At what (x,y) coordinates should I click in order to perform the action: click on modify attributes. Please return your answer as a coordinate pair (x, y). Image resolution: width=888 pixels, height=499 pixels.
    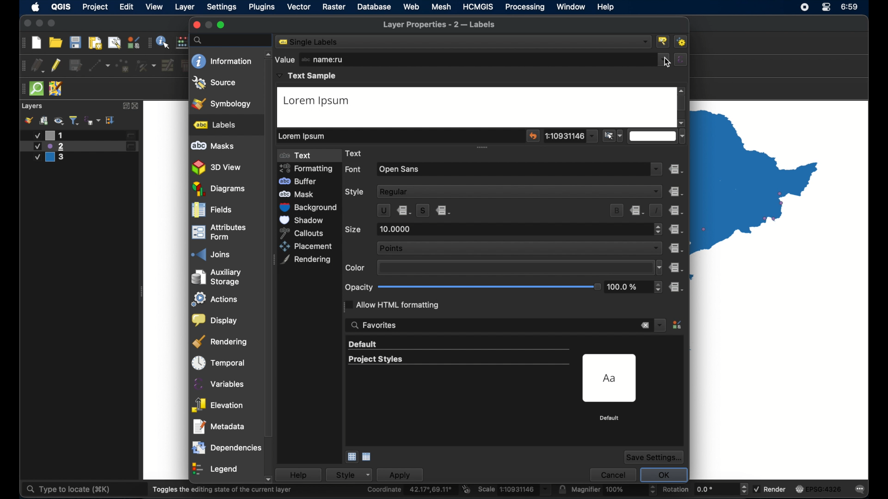
    Looking at the image, I should click on (168, 65).